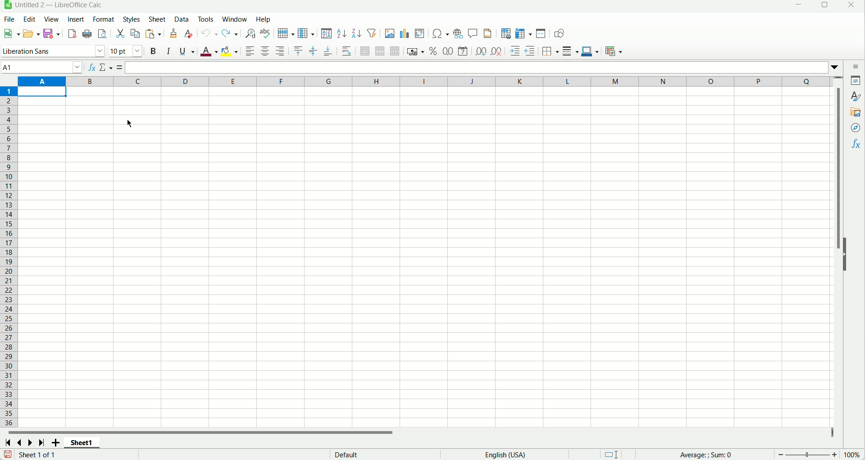 Image resolution: width=865 pixels, height=460 pixels. I want to click on zoom, so click(806, 455).